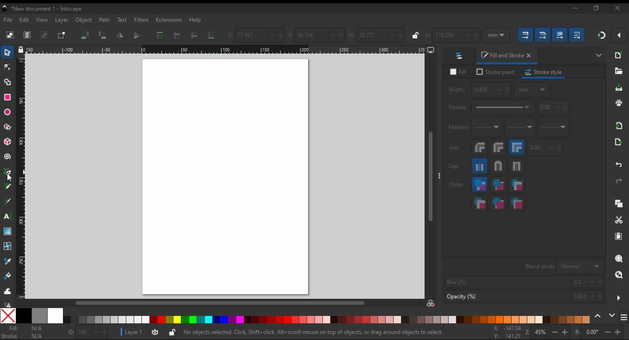 Image resolution: width=629 pixels, height=340 pixels. Describe the element at coordinates (8, 83) in the screenshot. I see `shape builder tool` at that location.